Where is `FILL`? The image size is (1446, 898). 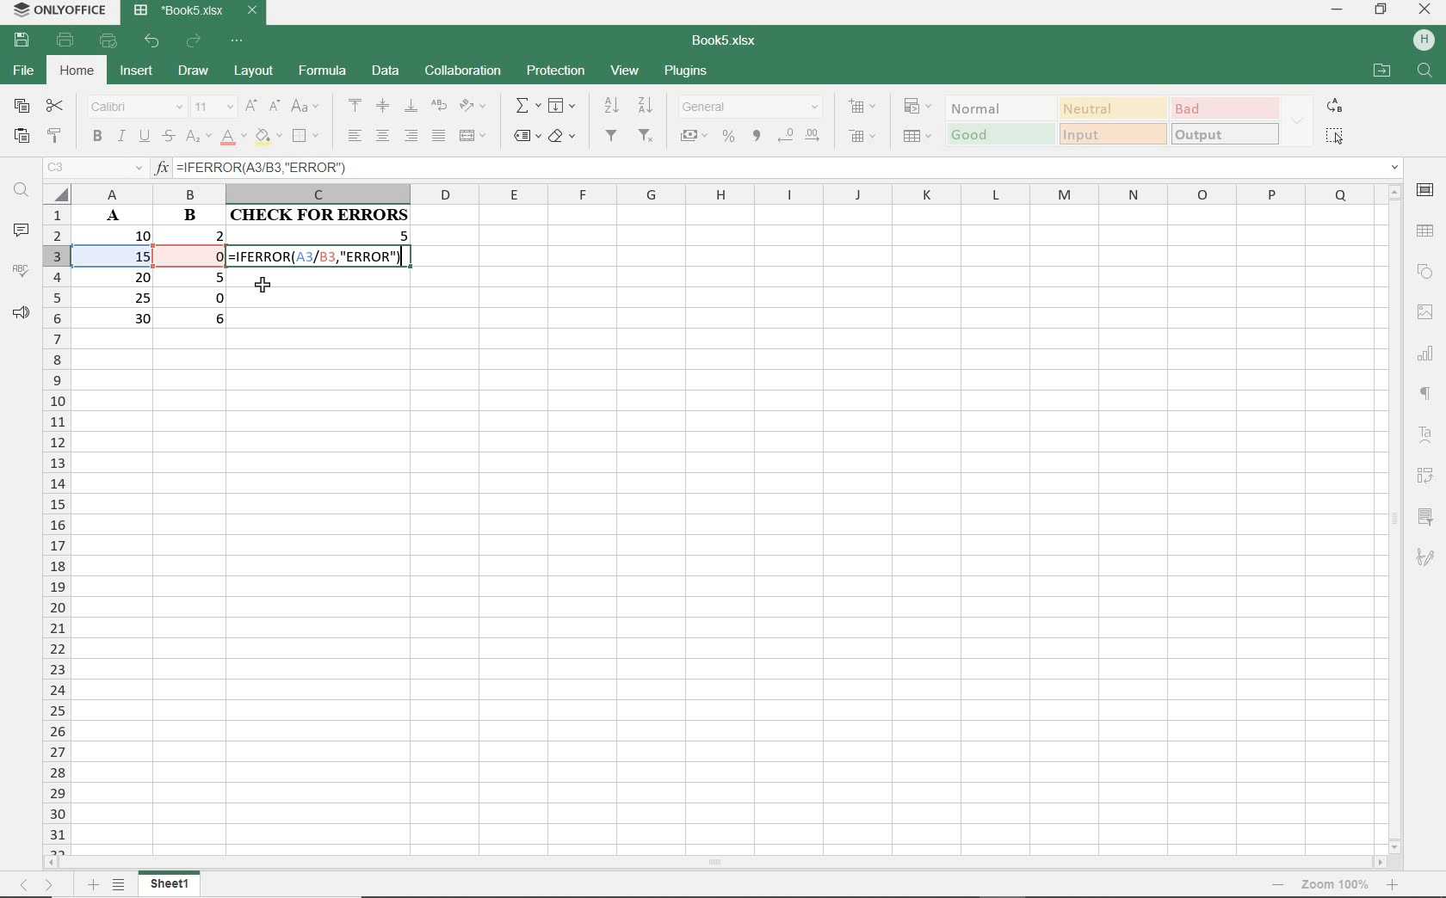 FILL is located at coordinates (560, 106).